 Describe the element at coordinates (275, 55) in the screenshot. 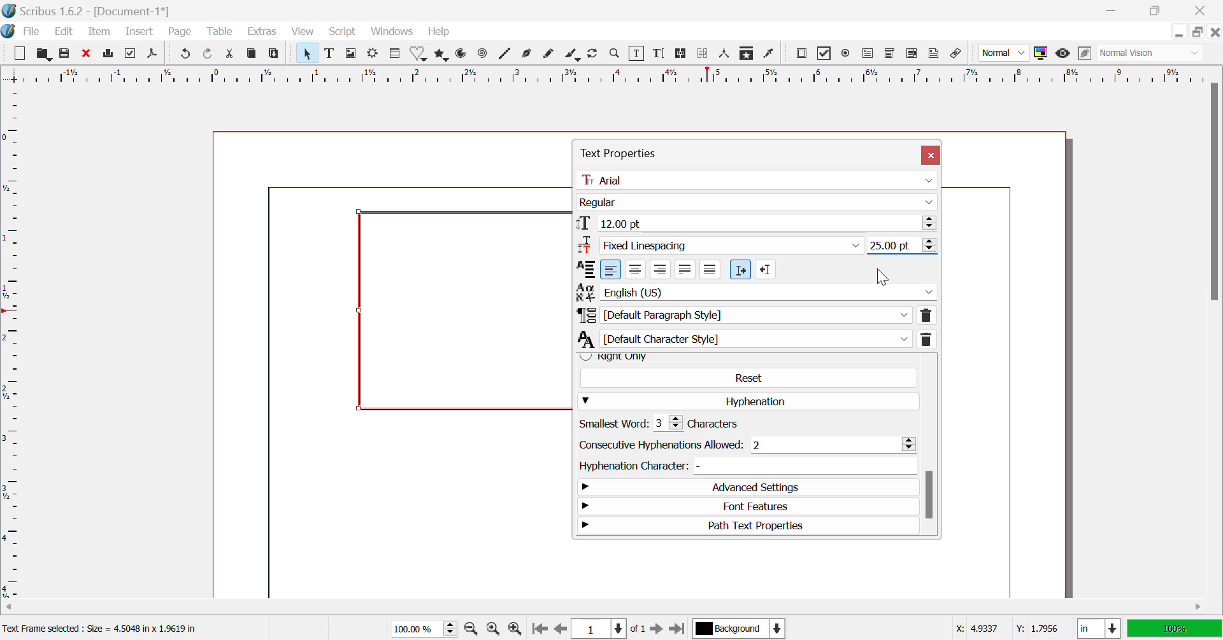

I see `Paste` at that location.